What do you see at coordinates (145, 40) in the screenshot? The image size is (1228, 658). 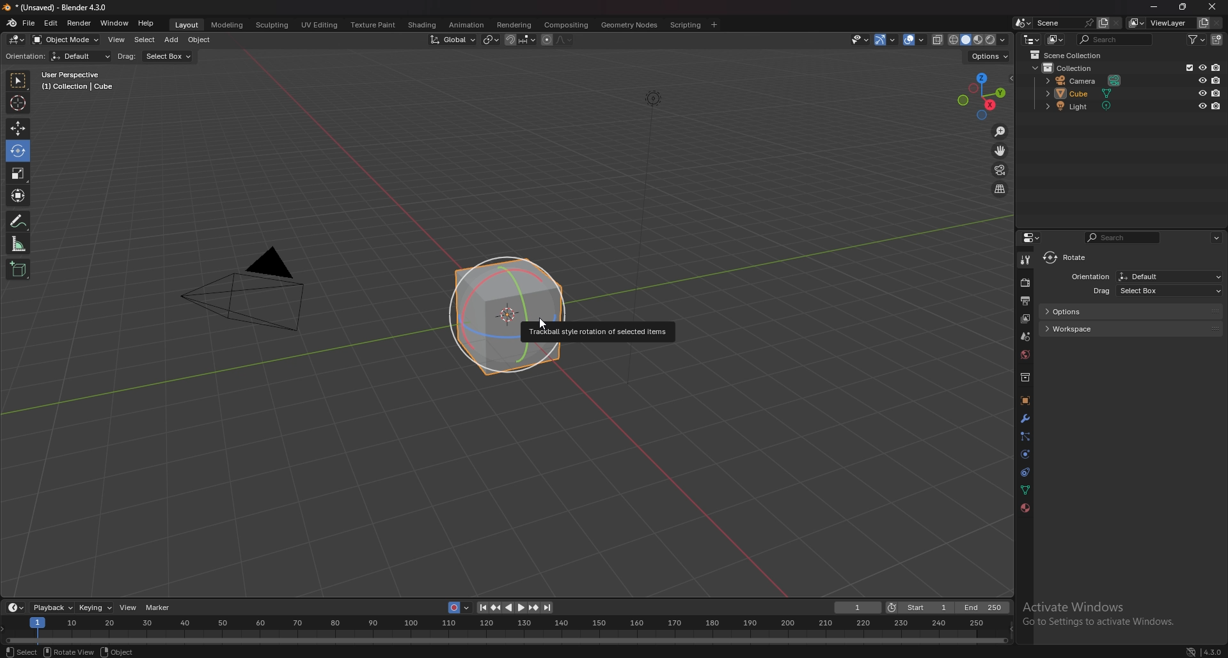 I see `select` at bounding box center [145, 40].